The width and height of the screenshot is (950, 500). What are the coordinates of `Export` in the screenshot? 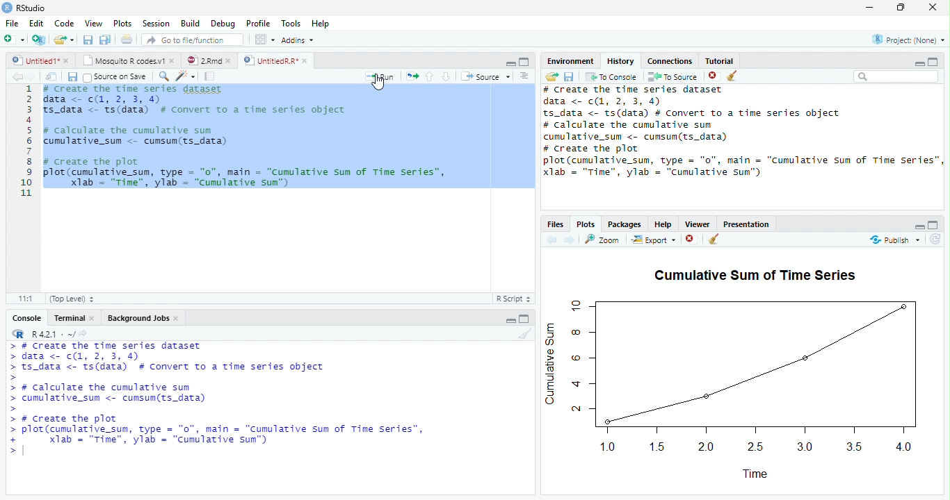 It's located at (653, 241).